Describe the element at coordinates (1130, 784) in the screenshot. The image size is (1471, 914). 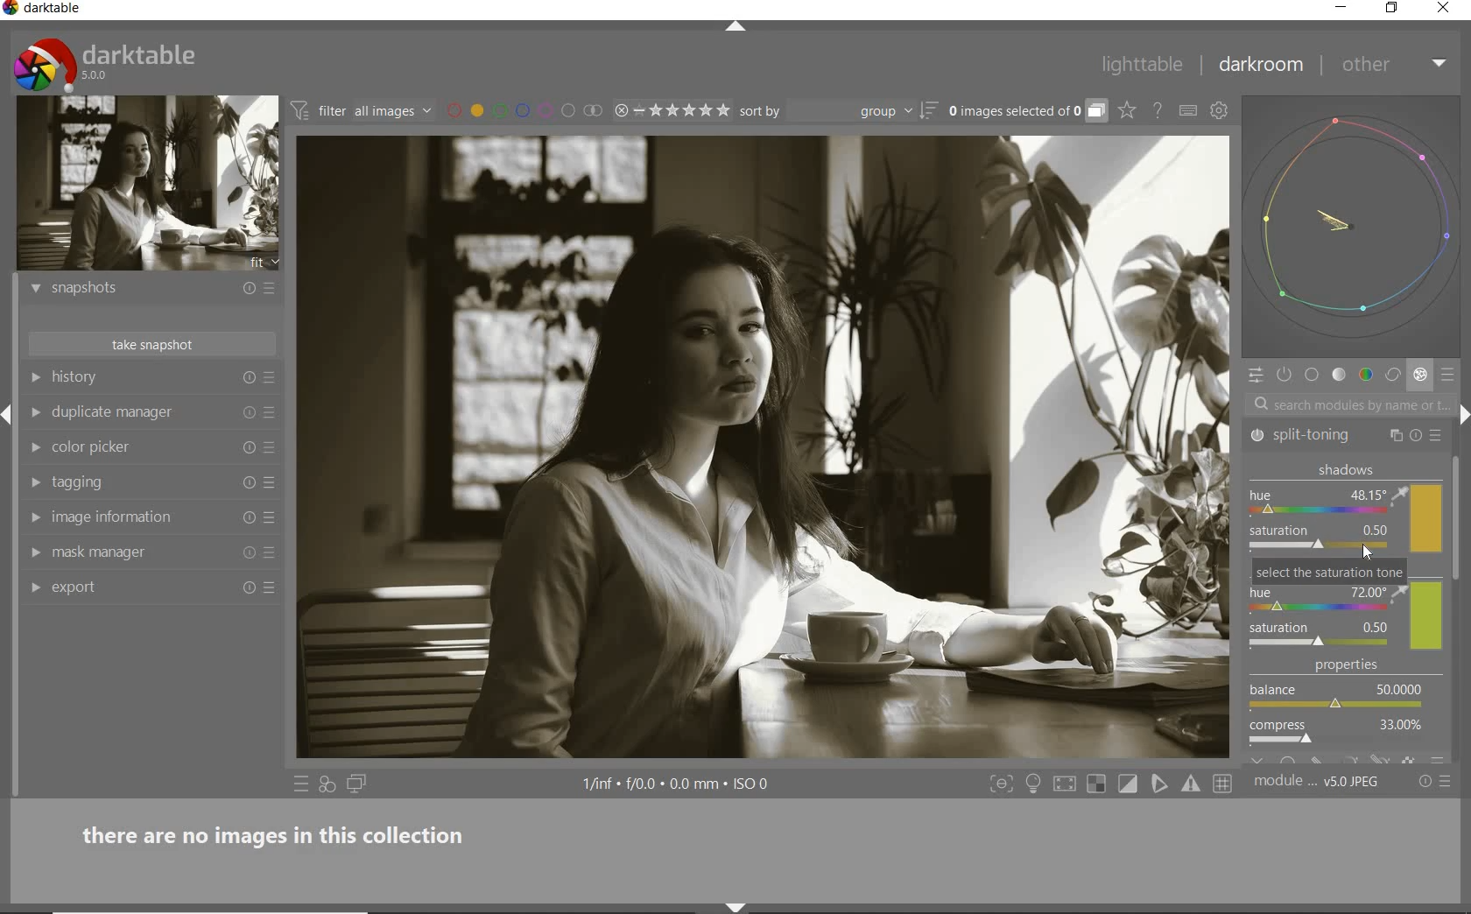
I see `toggle clipping indication` at that location.